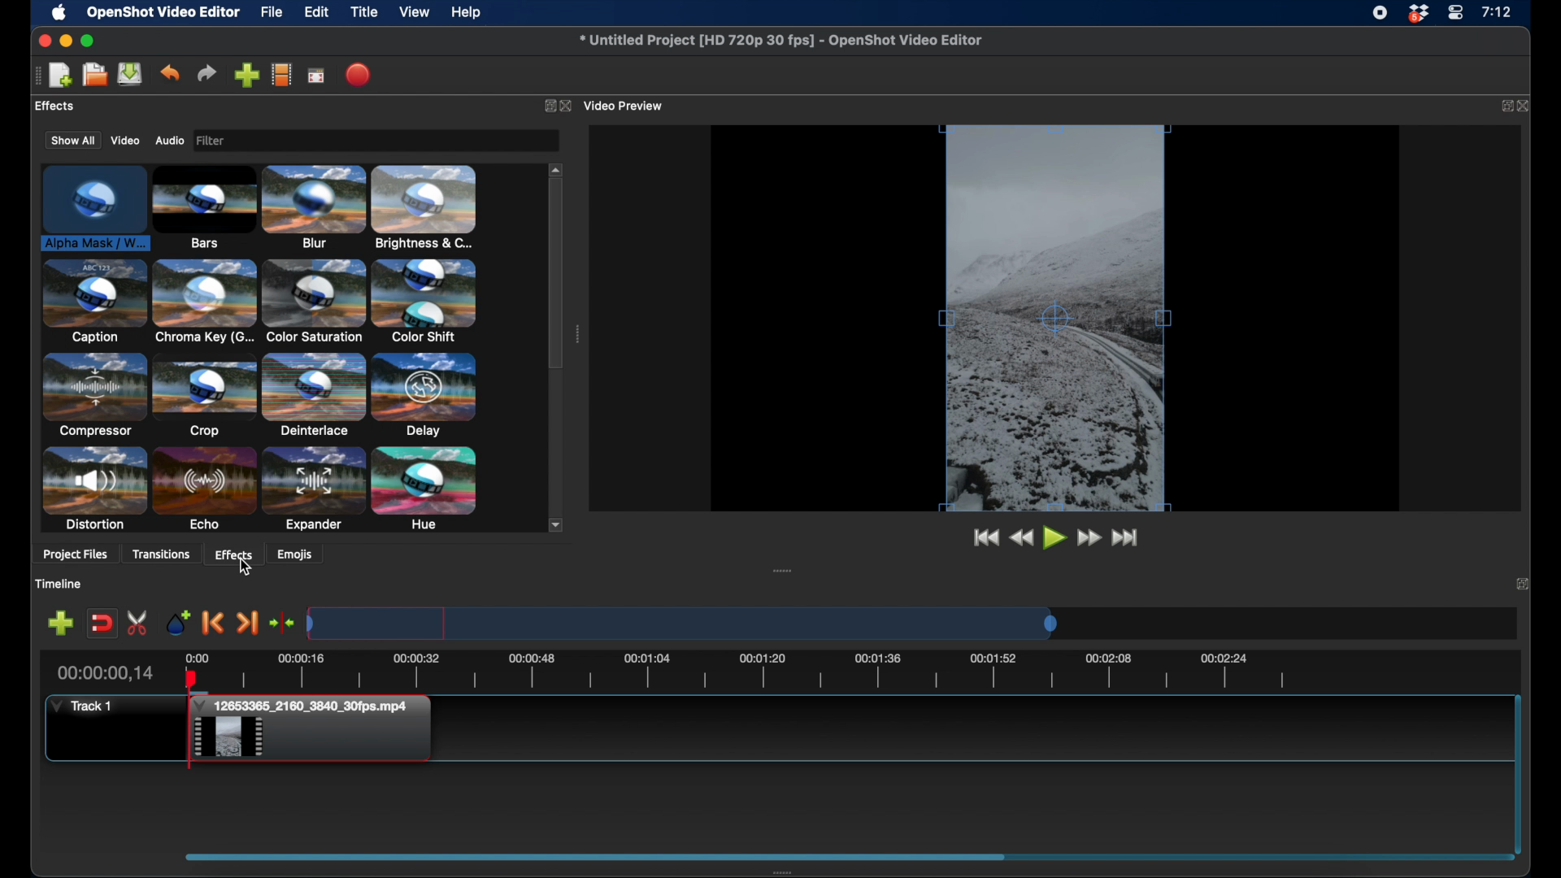  I want to click on drag handle, so click(786, 871).